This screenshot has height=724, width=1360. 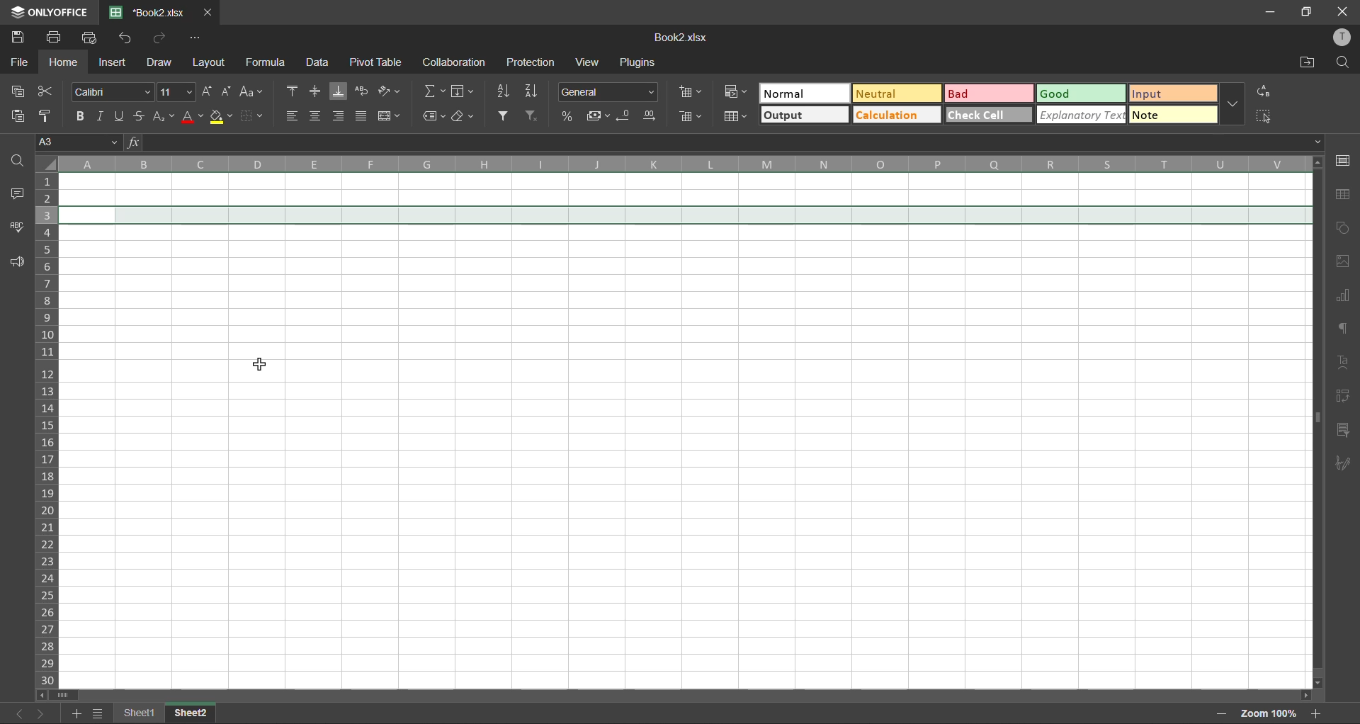 I want to click on neutral, so click(x=900, y=93).